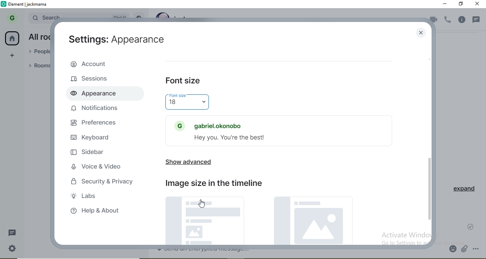 This screenshot has height=259, width=486. Describe the element at coordinates (461, 4) in the screenshot. I see `restore` at that location.